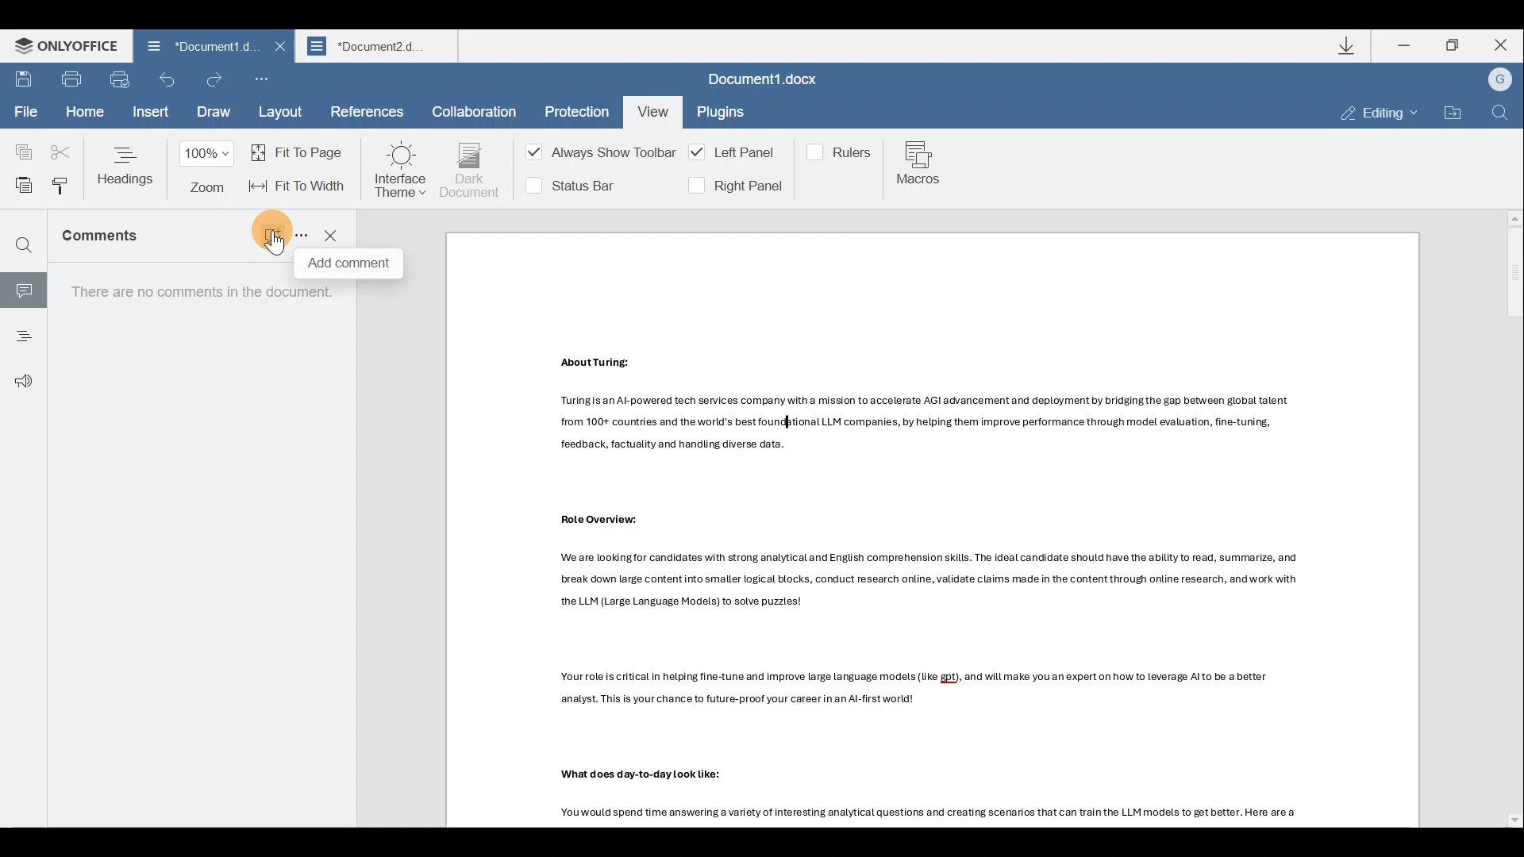 This screenshot has width=1524, height=857. I want to click on Layout, so click(282, 113).